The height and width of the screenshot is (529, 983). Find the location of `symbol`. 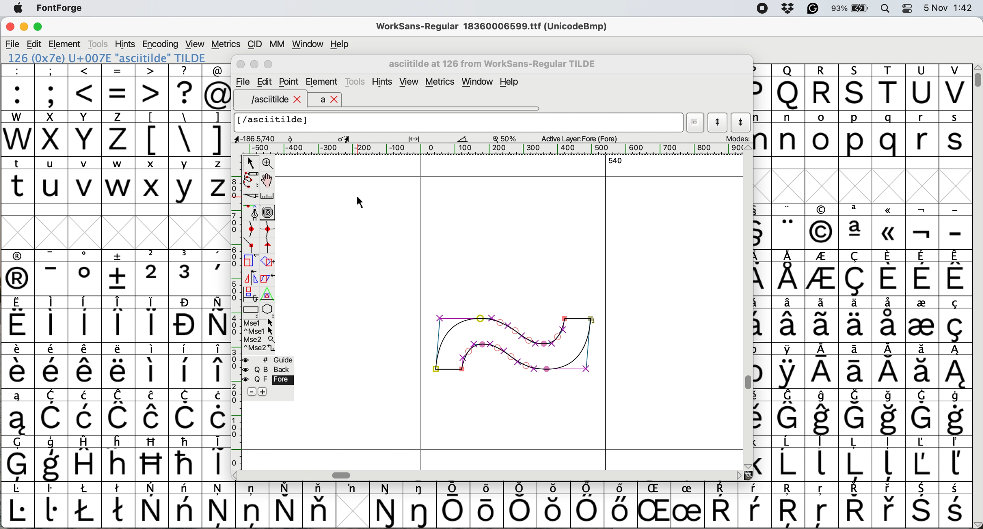

symbol is located at coordinates (923, 227).